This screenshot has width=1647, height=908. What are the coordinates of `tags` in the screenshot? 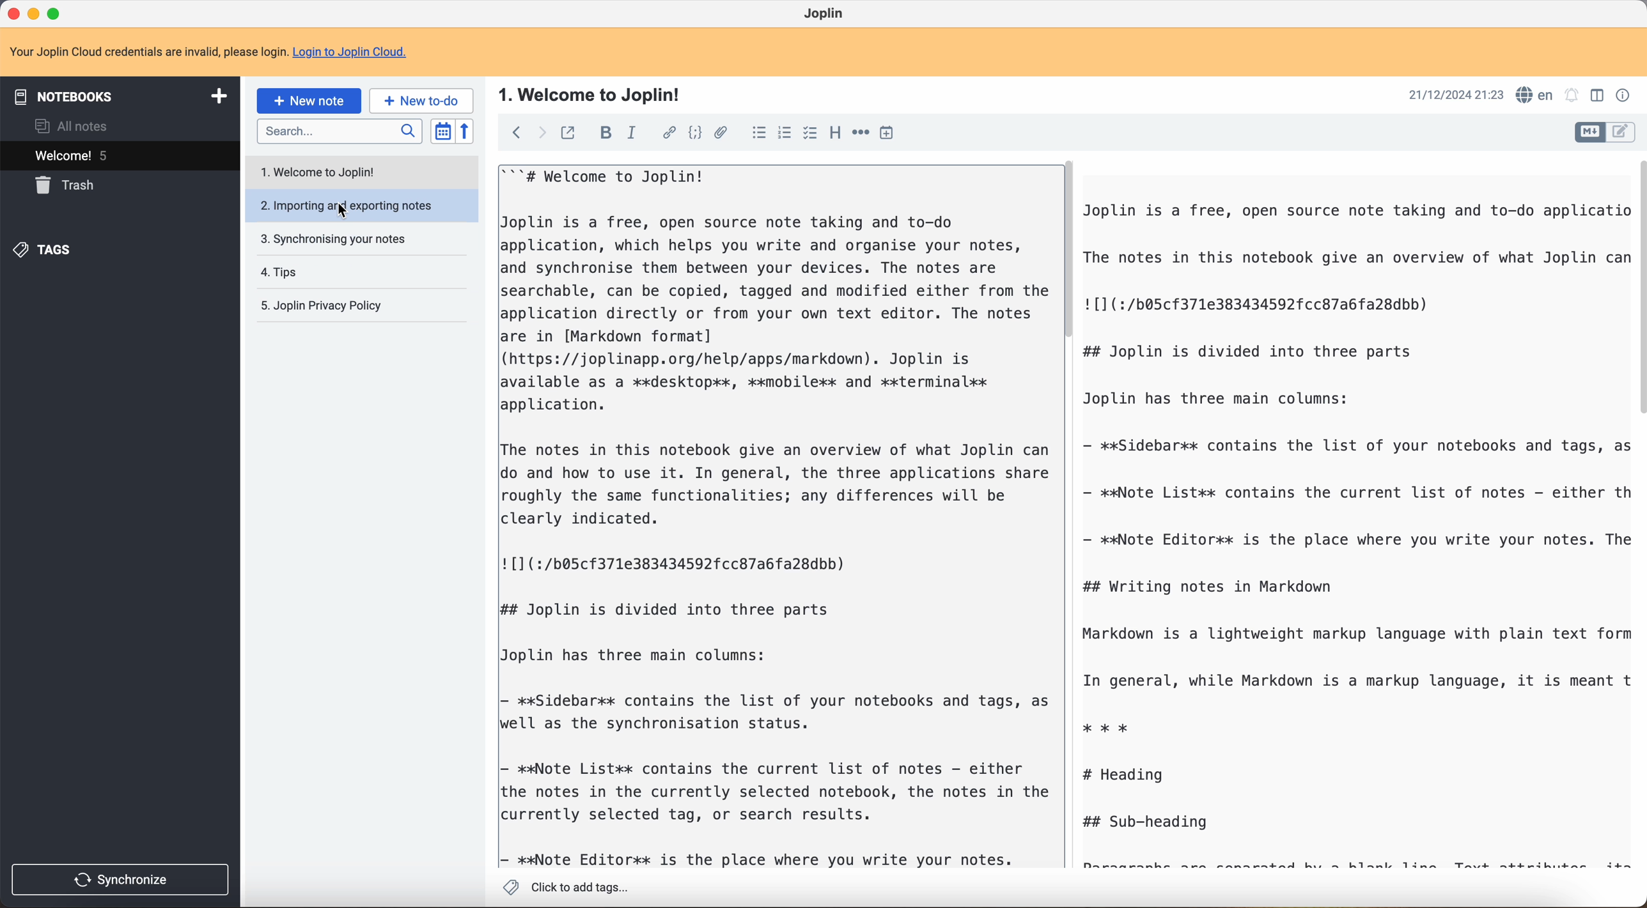 It's located at (47, 250).